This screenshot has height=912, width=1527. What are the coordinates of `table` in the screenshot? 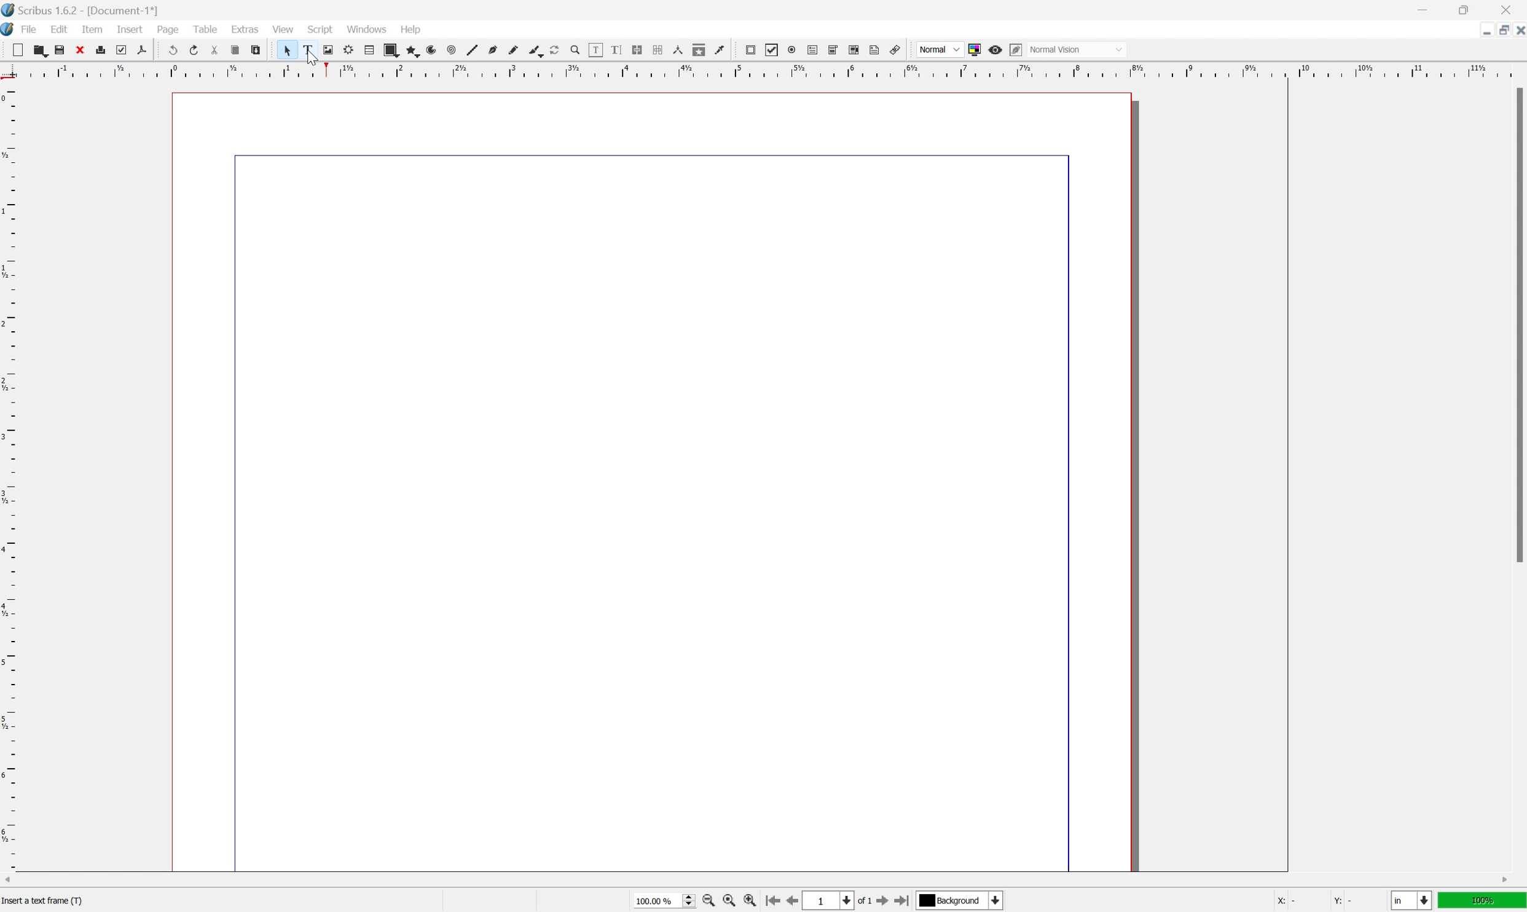 It's located at (205, 29).